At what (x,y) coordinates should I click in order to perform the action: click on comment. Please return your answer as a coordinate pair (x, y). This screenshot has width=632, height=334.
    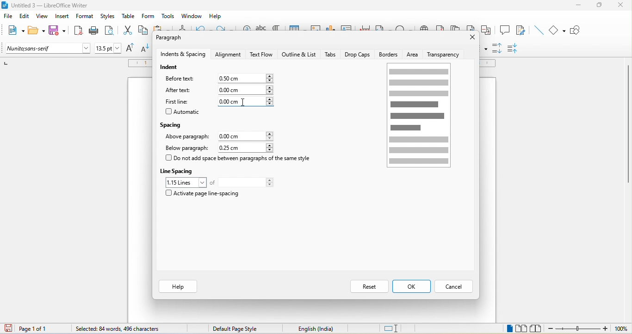
    Looking at the image, I should click on (505, 29).